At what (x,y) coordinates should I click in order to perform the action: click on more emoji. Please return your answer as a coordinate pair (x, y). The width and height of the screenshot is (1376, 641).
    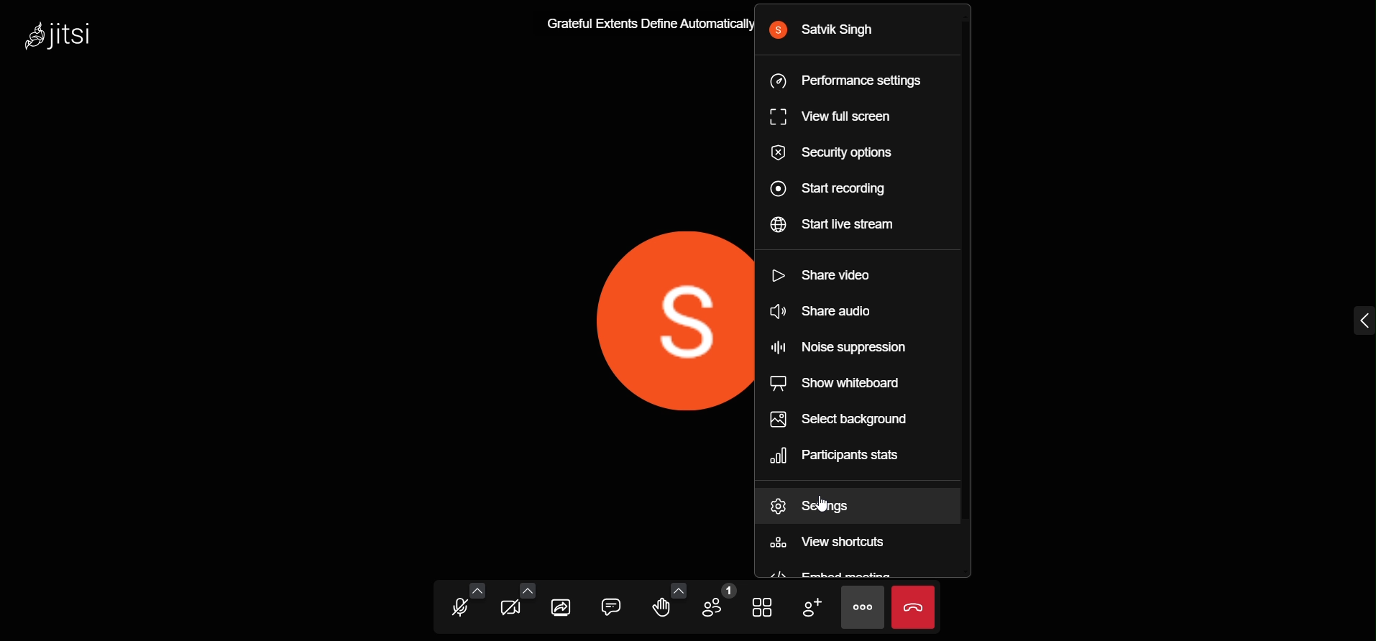
    Looking at the image, I should click on (676, 587).